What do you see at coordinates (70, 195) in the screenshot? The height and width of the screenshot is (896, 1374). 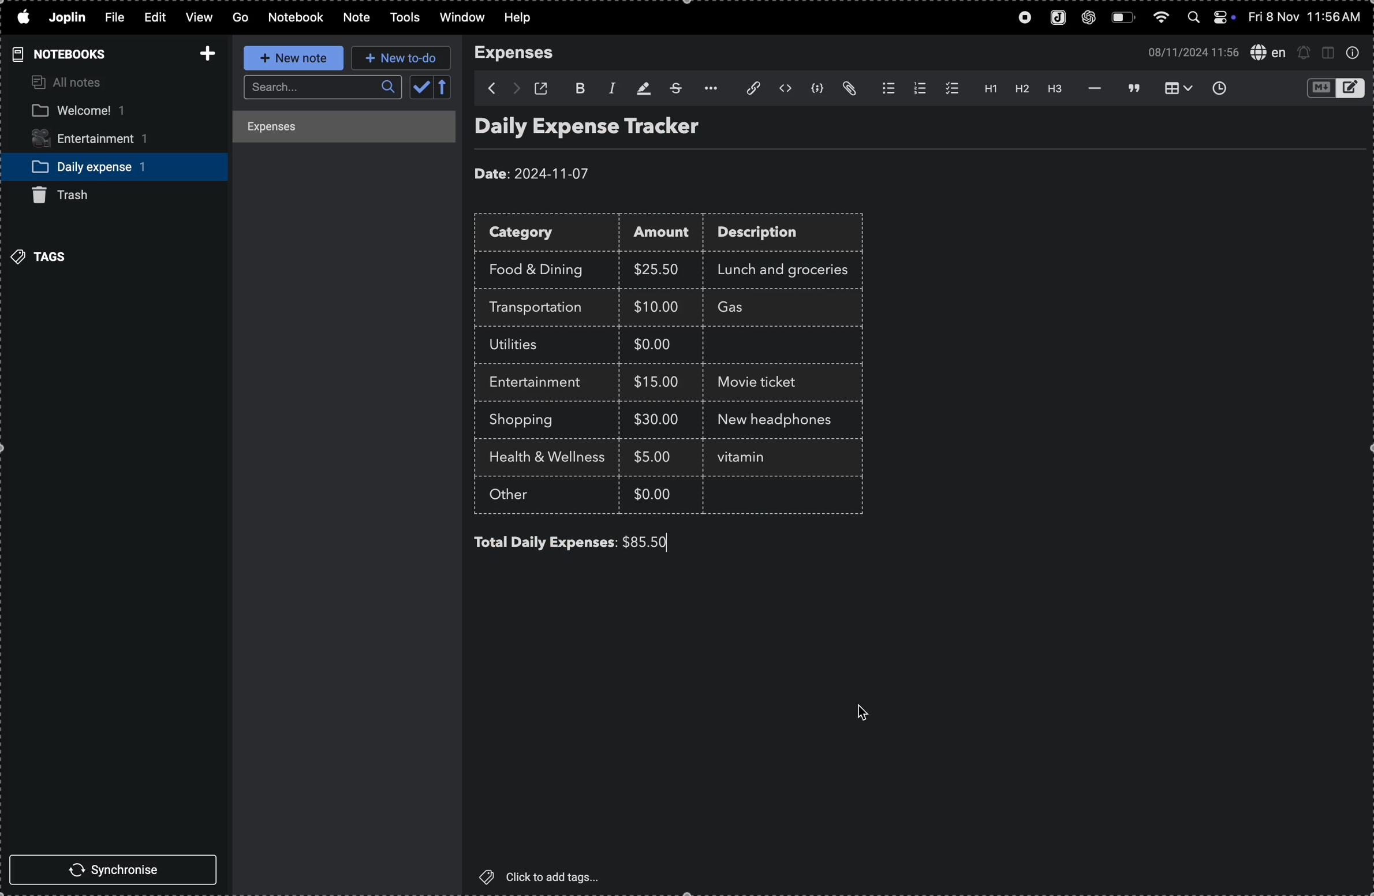 I see `trash` at bounding box center [70, 195].